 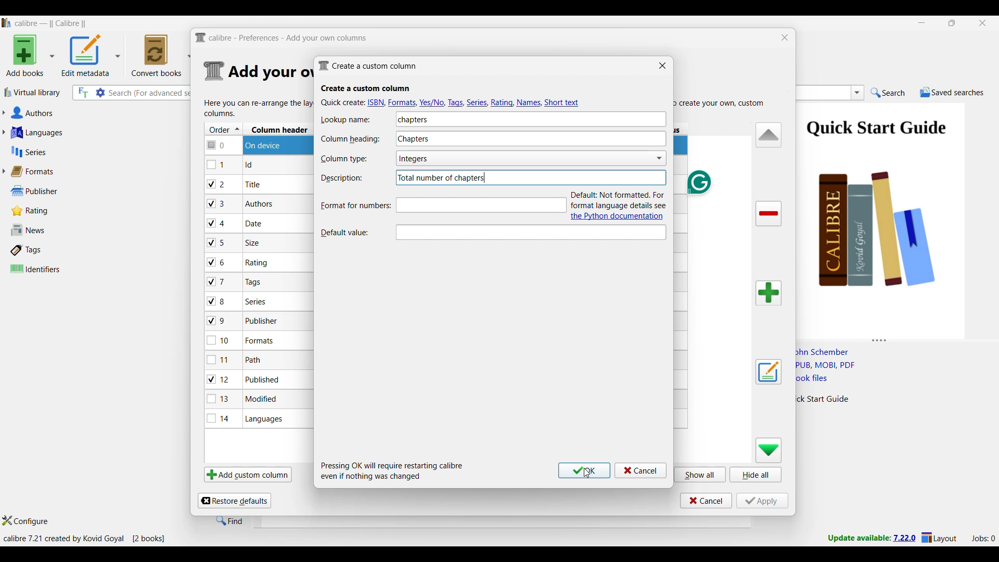 I want to click on Options to edit metadata, so click(x=91, y=55).